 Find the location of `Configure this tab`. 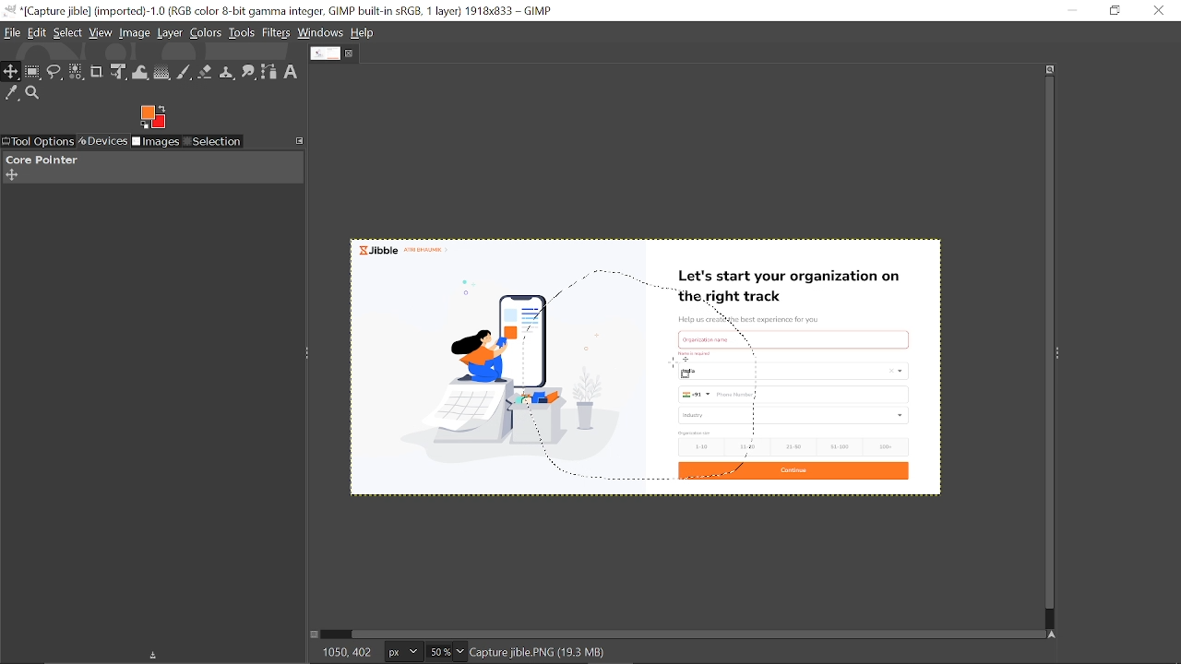

Configure this tab is located at coordinates (301, 139).